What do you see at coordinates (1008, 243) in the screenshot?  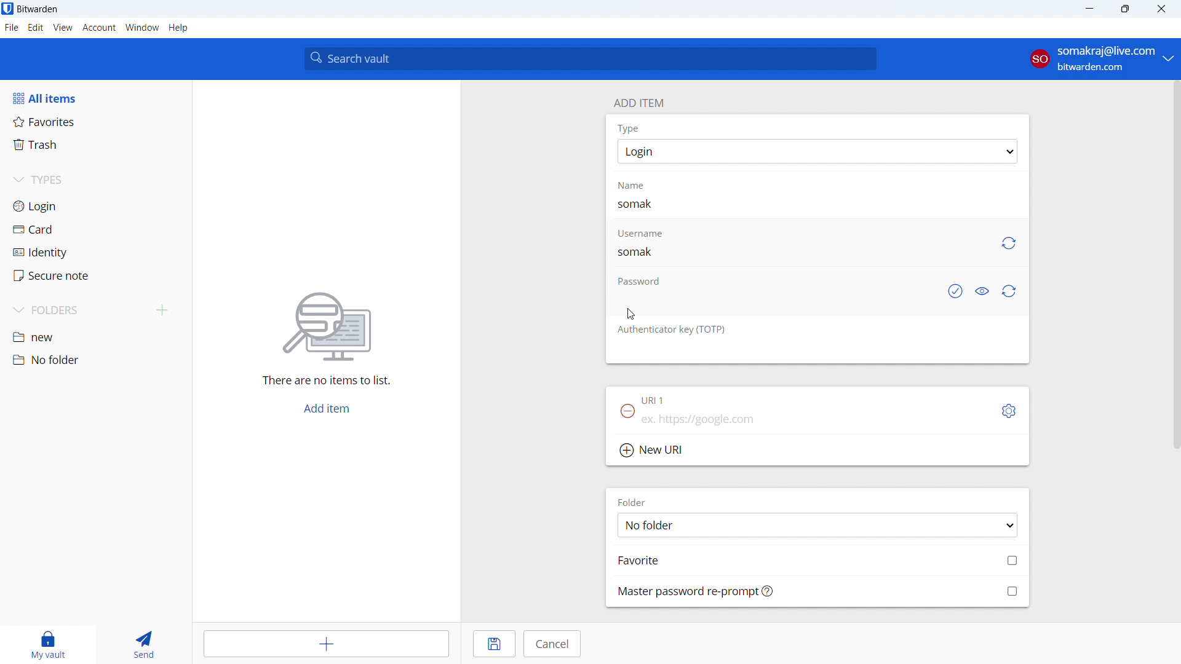 I see `generate username` at bounding box center [1008, 243].